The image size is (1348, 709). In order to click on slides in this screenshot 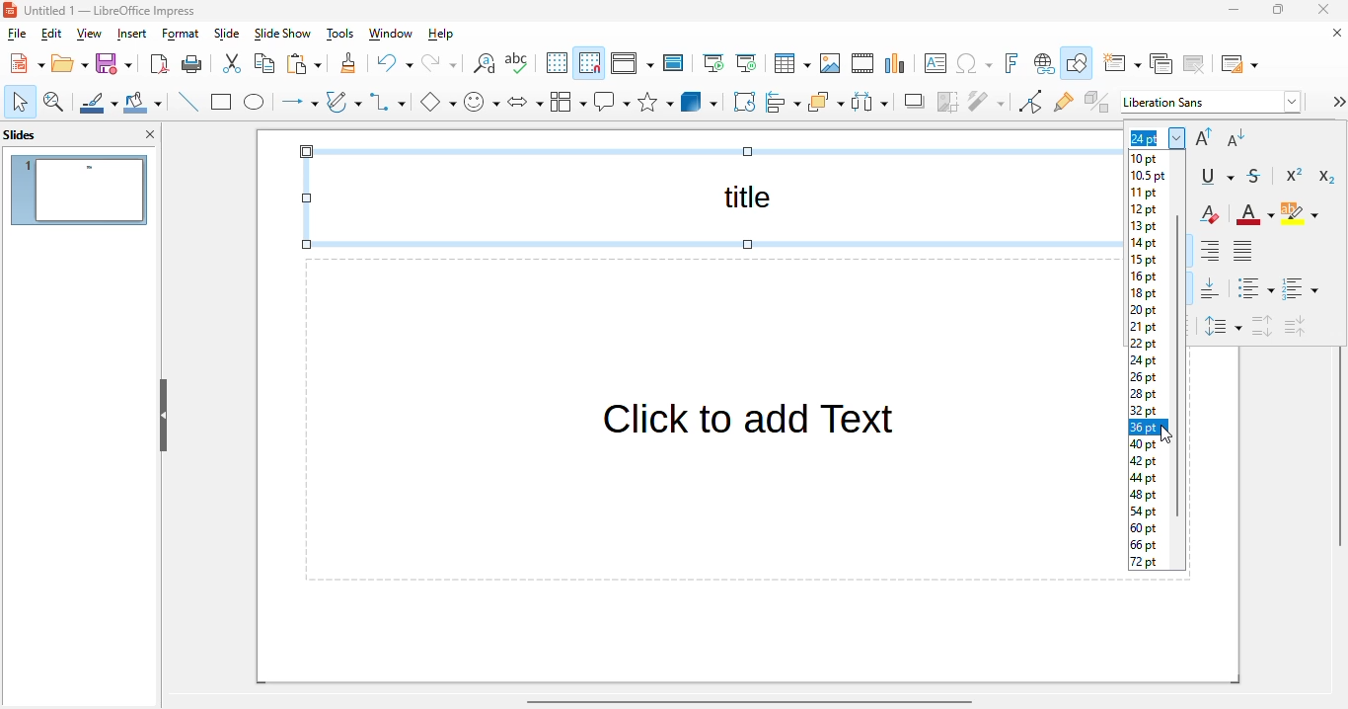, I will do `click(21, 135)`.